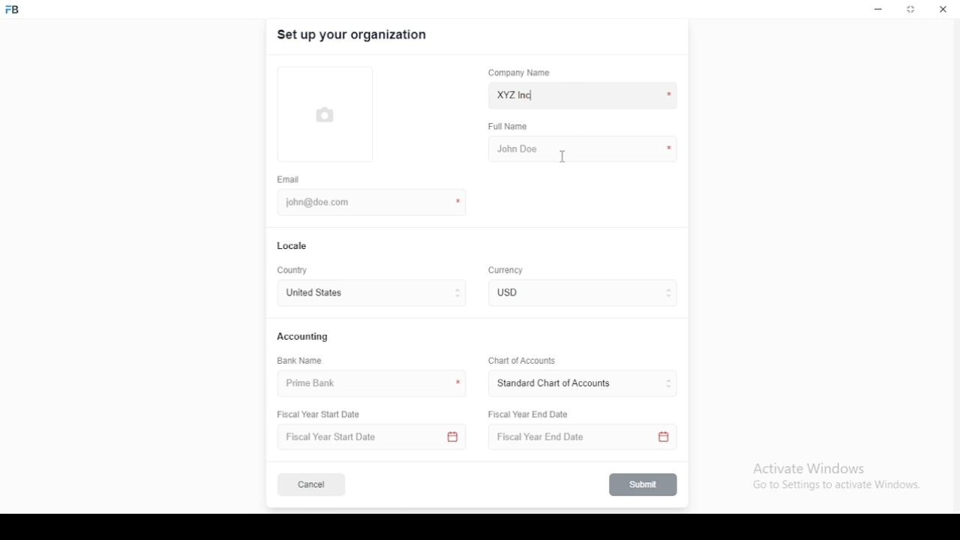 Image resolution: width=960 pixels, height=540 pixels. What do you see at coordinates (324, 415) in the screenshot?
I see `Fiscal Year Start Date` at bounding box center [324, 415].